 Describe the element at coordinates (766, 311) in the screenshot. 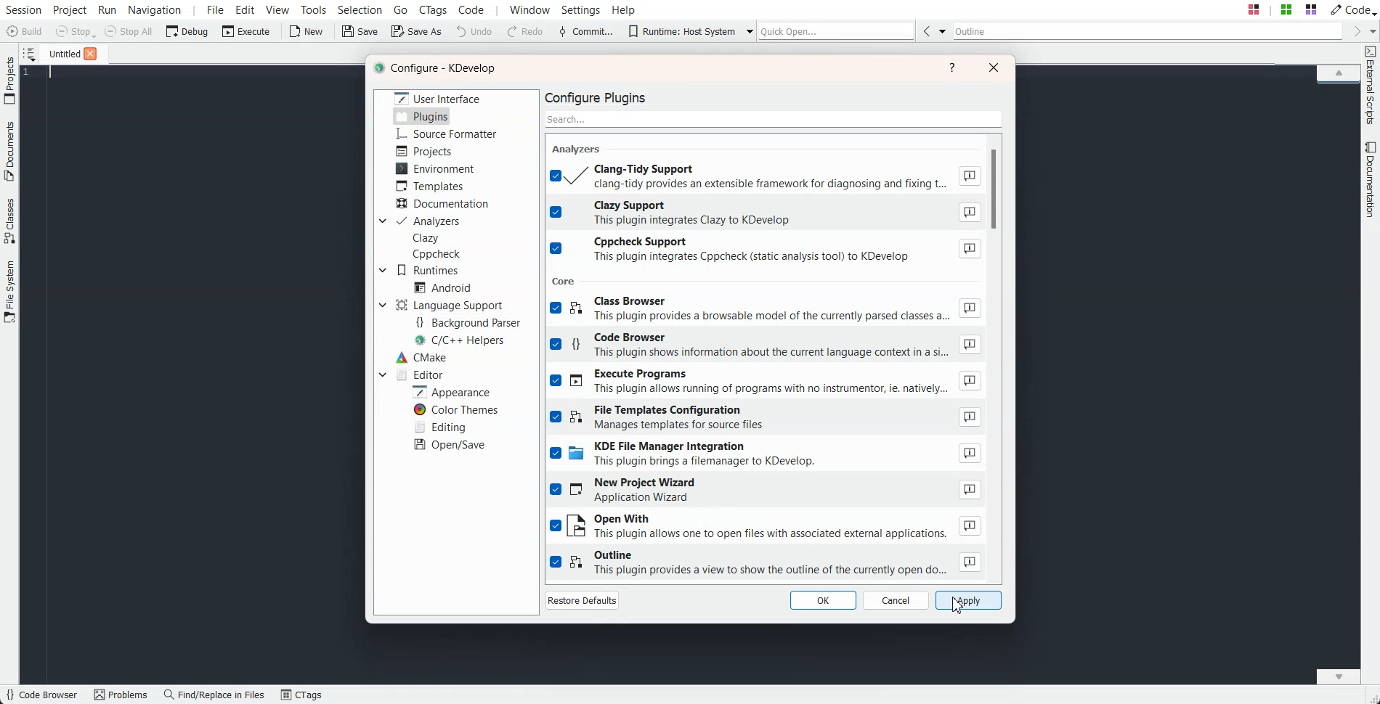

I see `Enable Class Browser` at that location.